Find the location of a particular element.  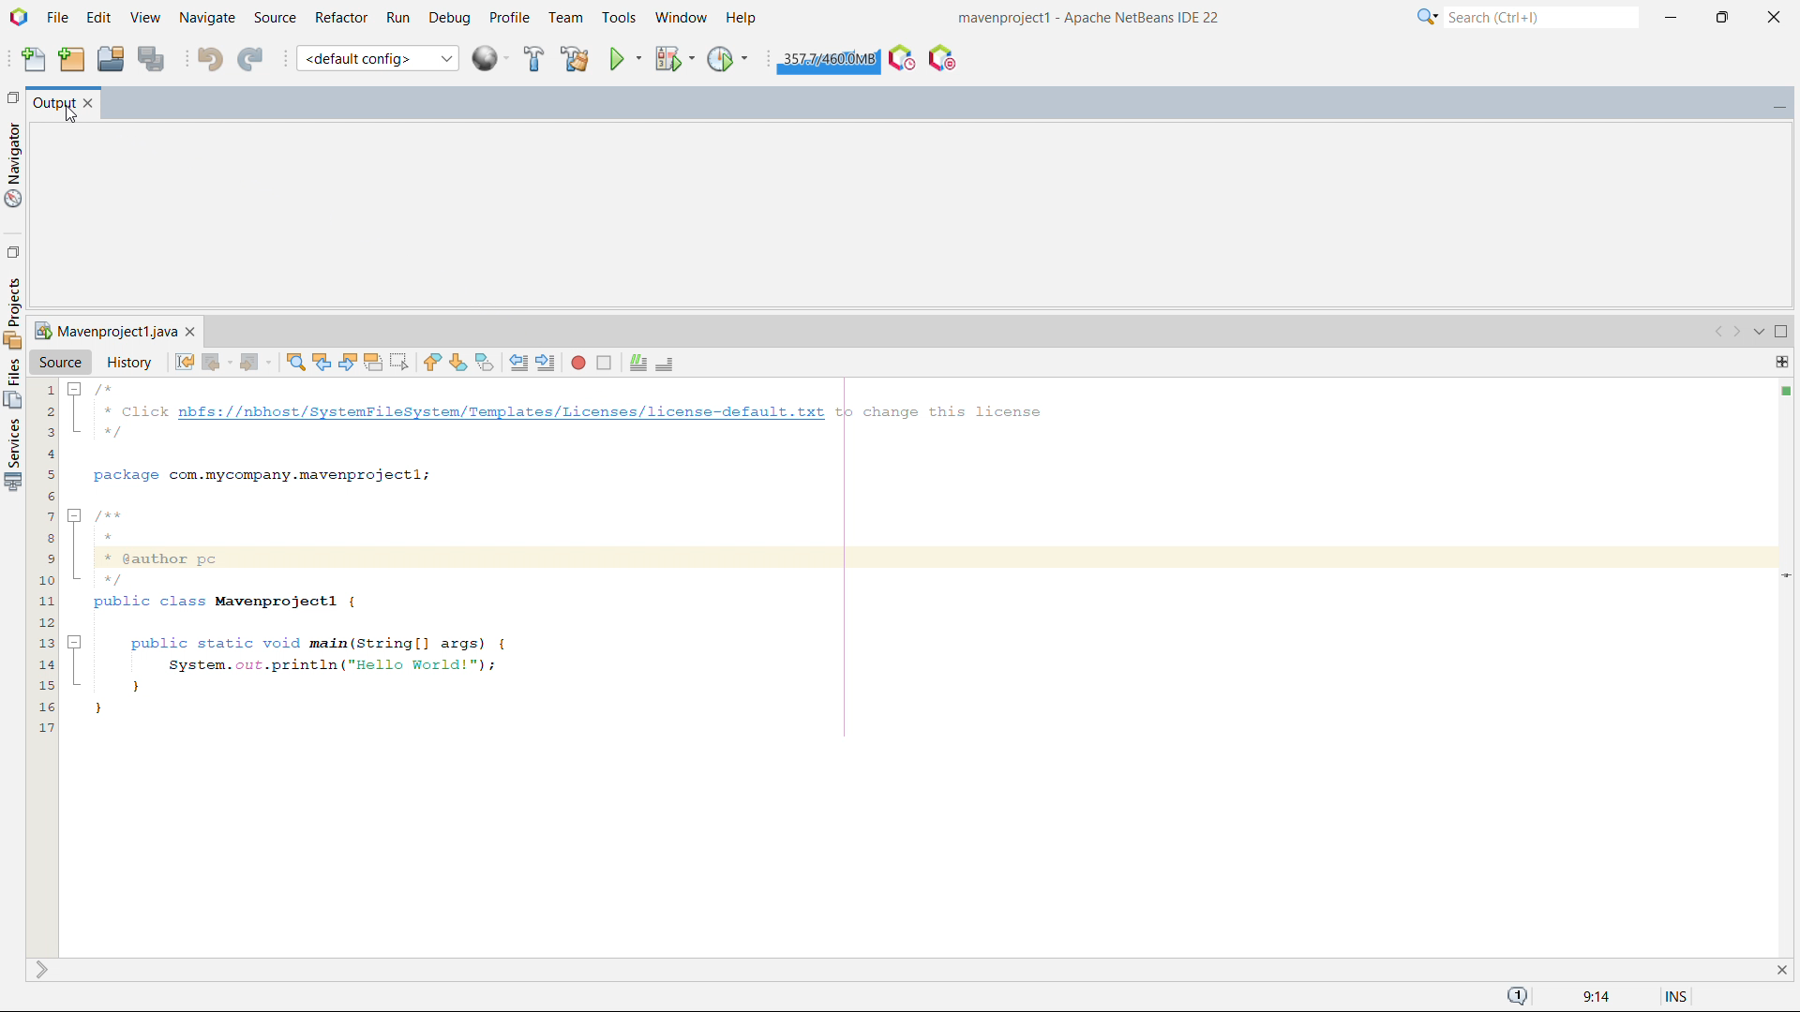

source is located at coordinates (276, 19).